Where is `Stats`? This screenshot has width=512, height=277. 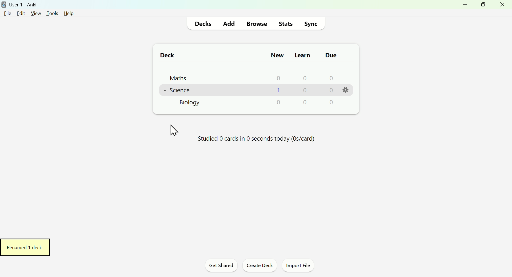 Stats is located at coordinates (286, 23).